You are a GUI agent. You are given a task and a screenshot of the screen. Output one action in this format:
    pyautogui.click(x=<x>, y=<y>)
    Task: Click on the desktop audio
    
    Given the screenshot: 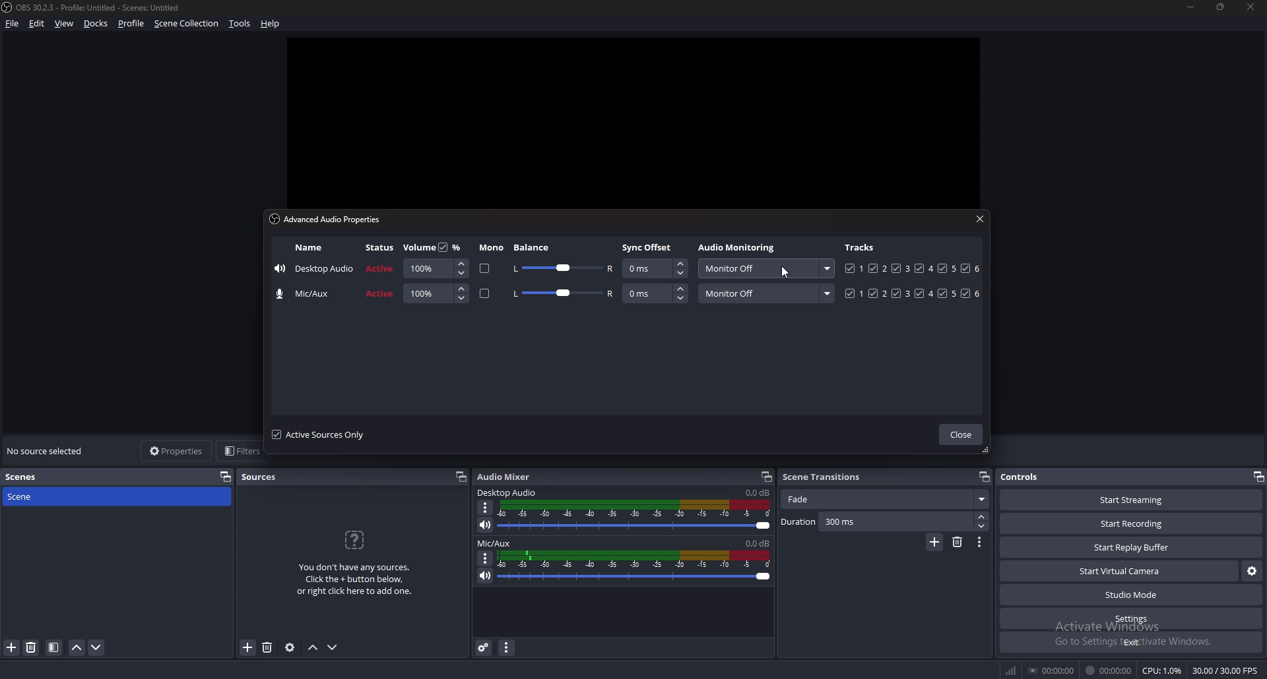 What is the action you would take?
    pyautogui.click(x=507, y=493)
    